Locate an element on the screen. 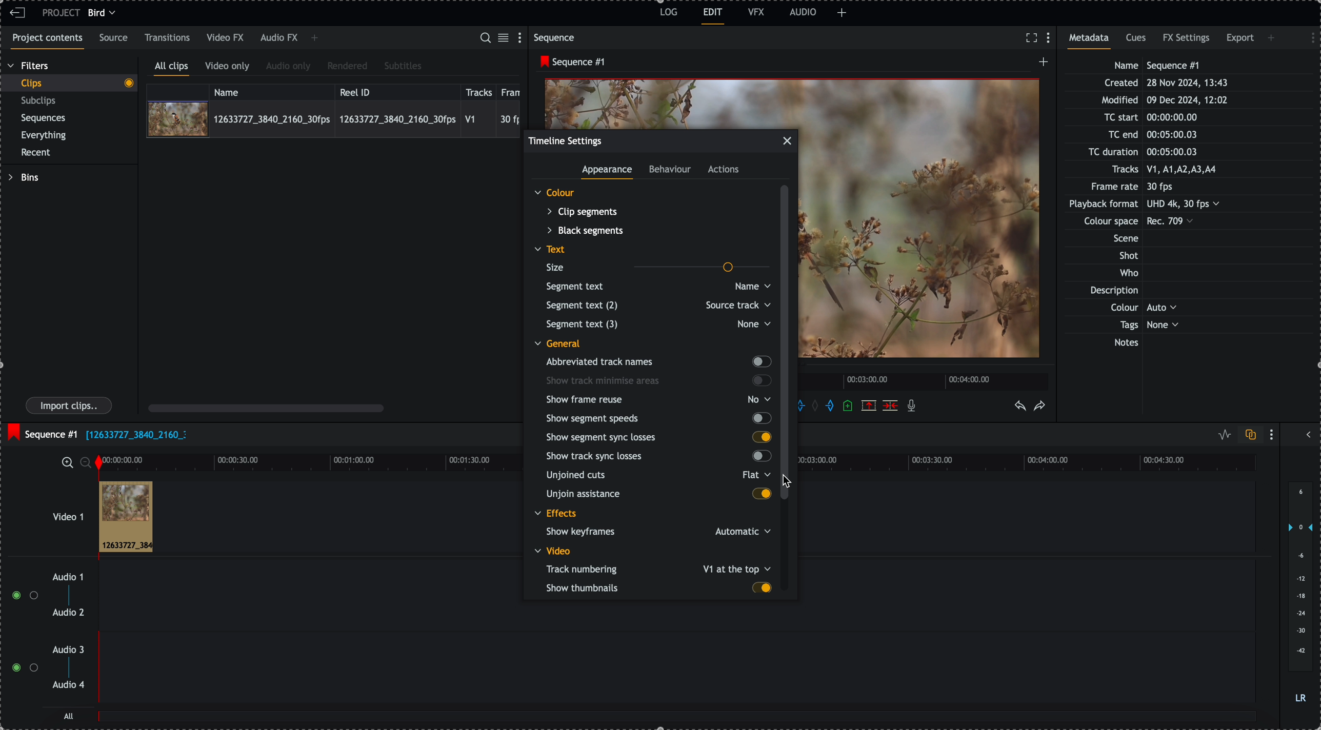 The image size is (1321, 730). clip segments is located at coordinates (584, 211).